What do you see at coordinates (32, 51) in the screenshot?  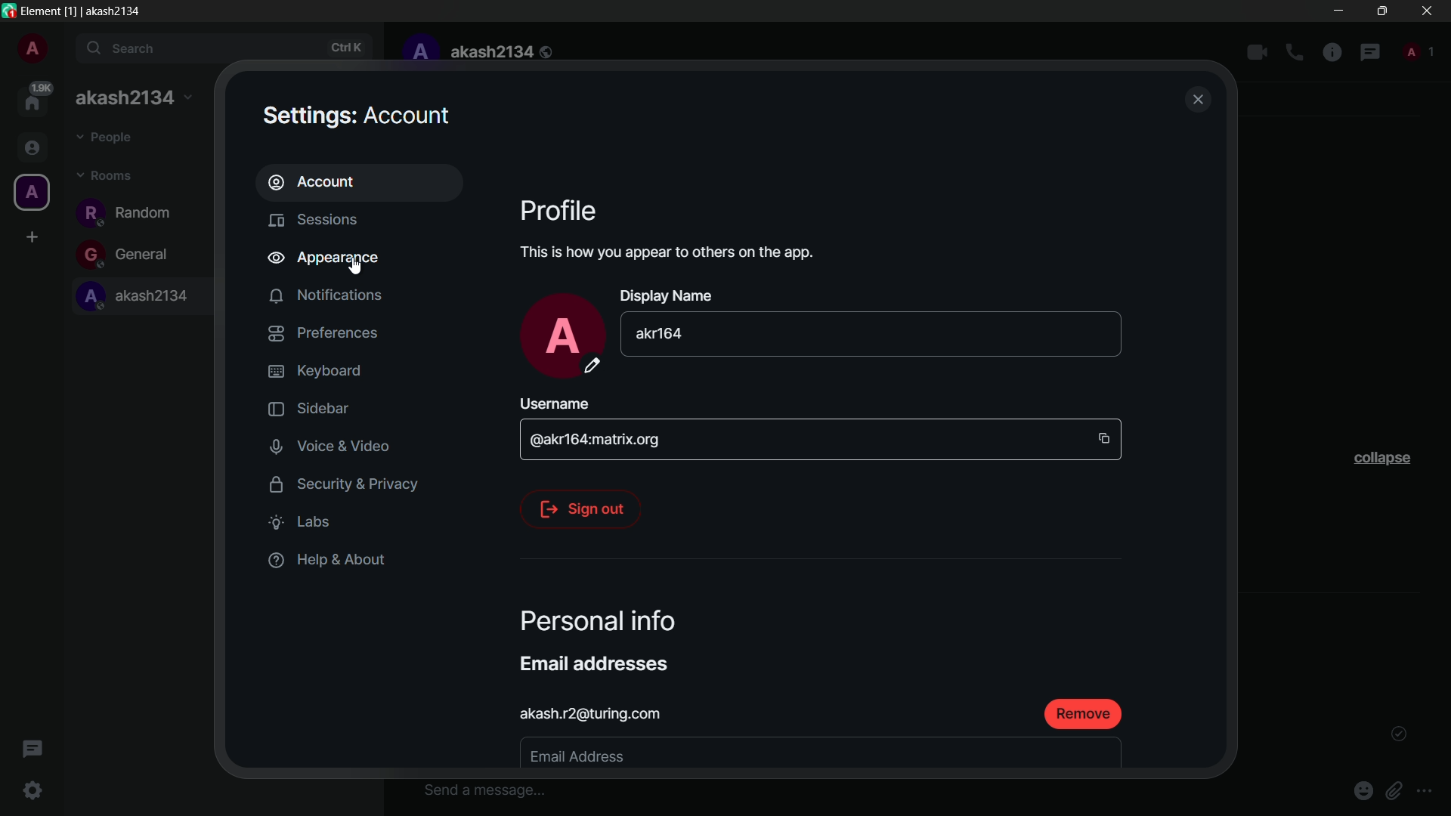 I see `profile` at bounding box center [32, 51].